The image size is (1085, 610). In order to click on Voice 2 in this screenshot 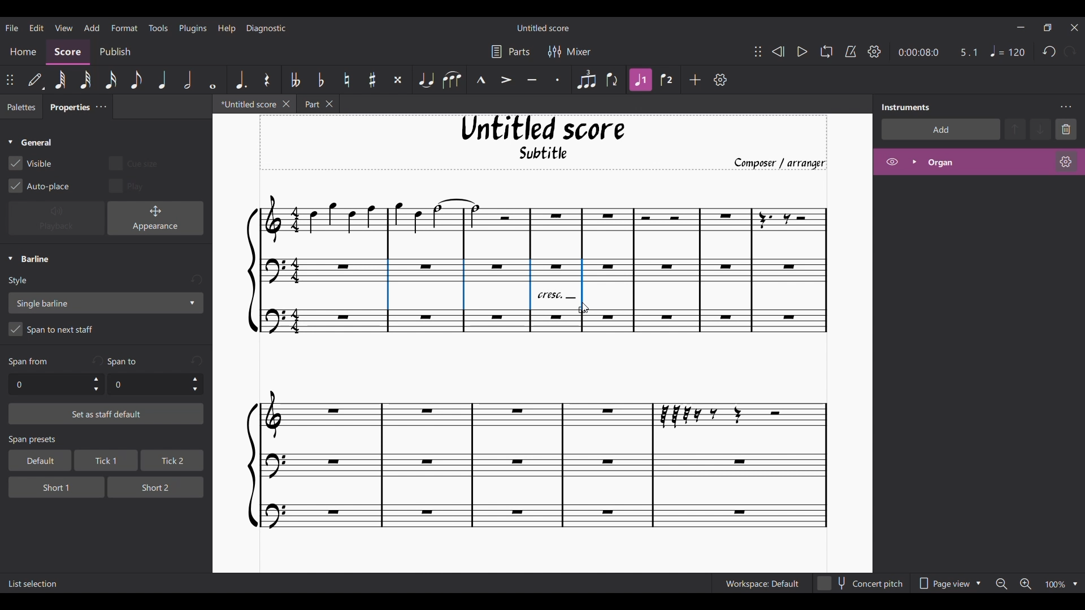, I will do `click(668, 80)`.